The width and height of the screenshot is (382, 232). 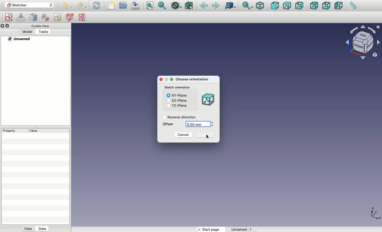 What do you see at coordinates (216, 6) in the screenshot?
I see `Forward` at bounding box center [216, 6].